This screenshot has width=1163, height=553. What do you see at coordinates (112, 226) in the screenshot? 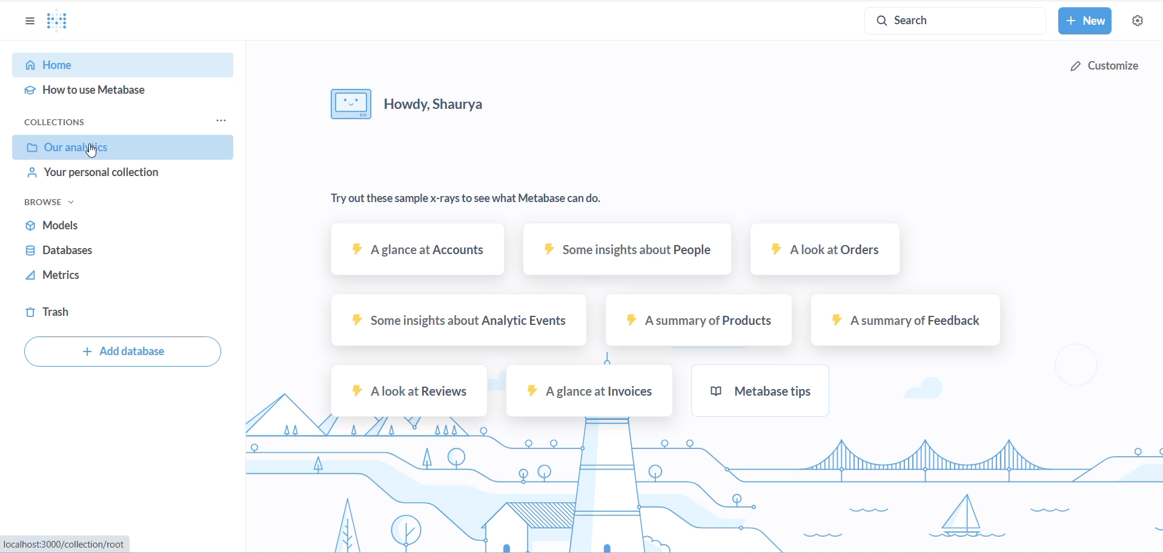
I see `models` at bounding box center [112, 226].